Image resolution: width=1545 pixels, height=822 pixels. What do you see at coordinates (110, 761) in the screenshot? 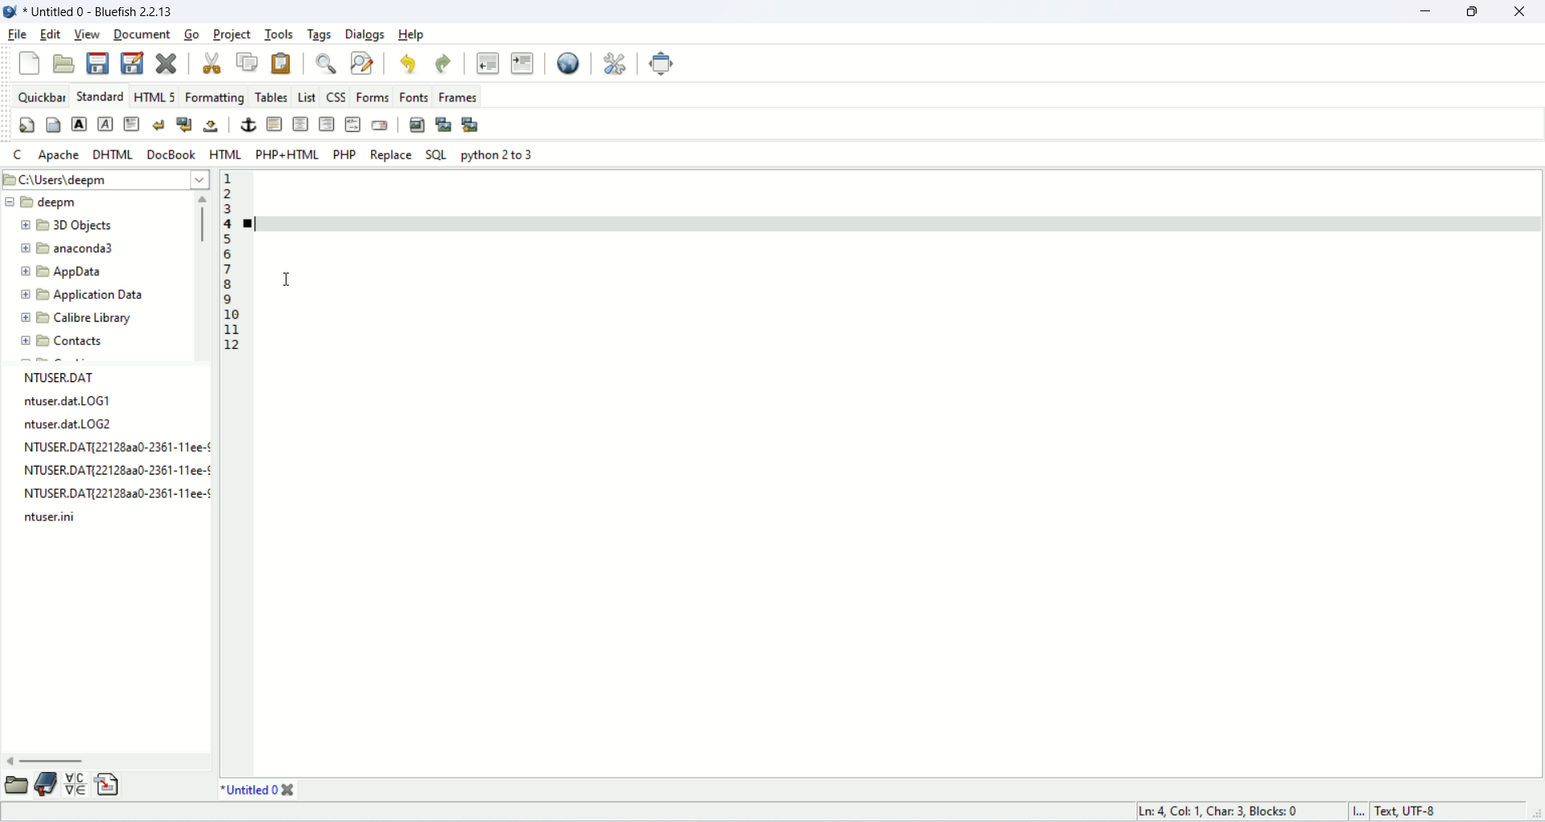
I see `scroll bar` at bounding box center [110, 761].